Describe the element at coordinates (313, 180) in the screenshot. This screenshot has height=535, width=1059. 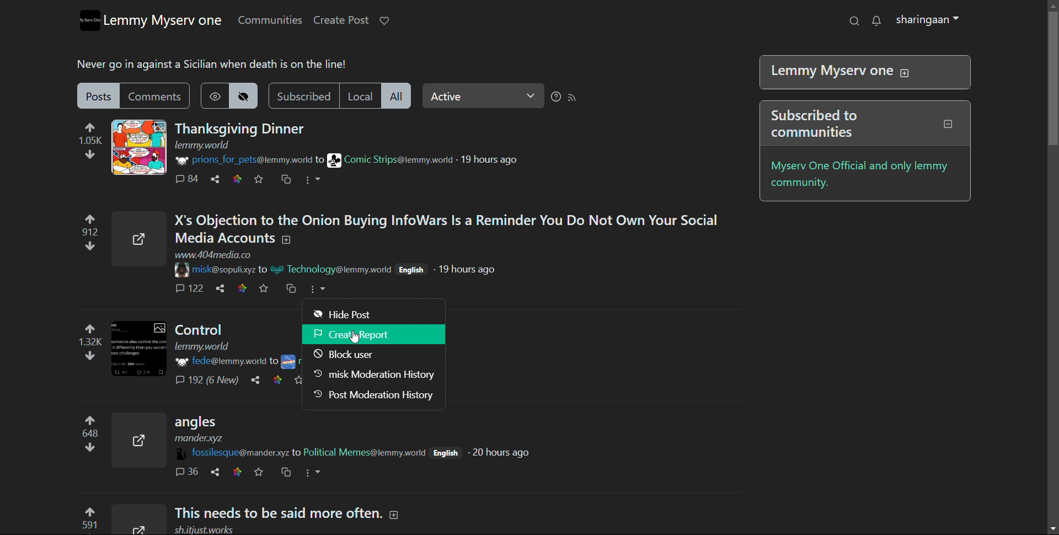
I see `options` at that location.